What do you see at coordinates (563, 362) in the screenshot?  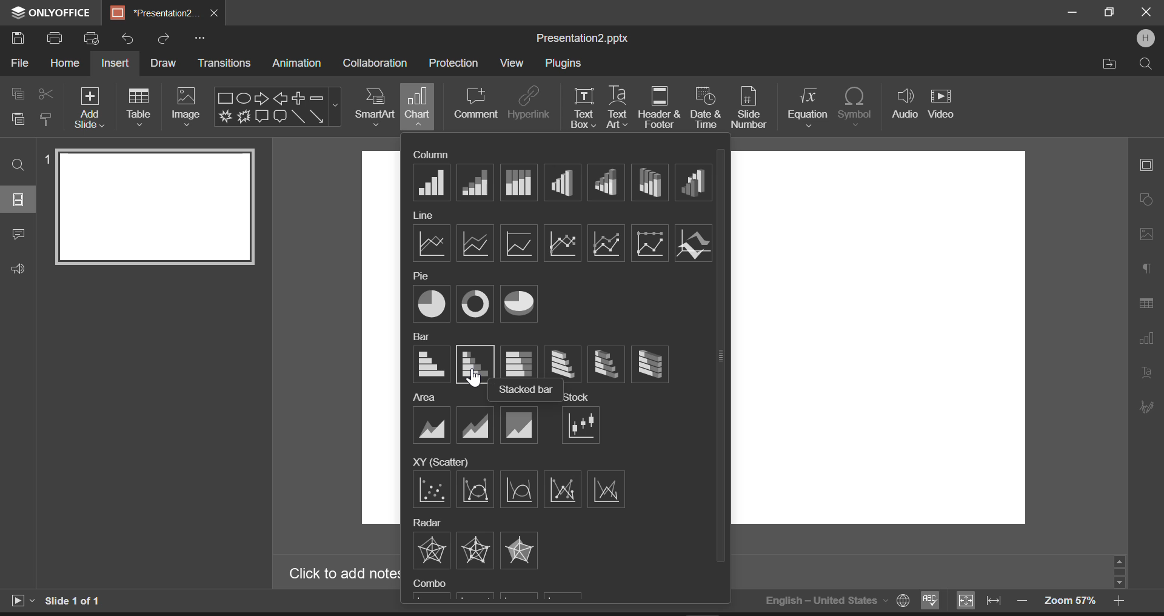 I see `3-D Clutered Bar` at bounding box center [563, 362].